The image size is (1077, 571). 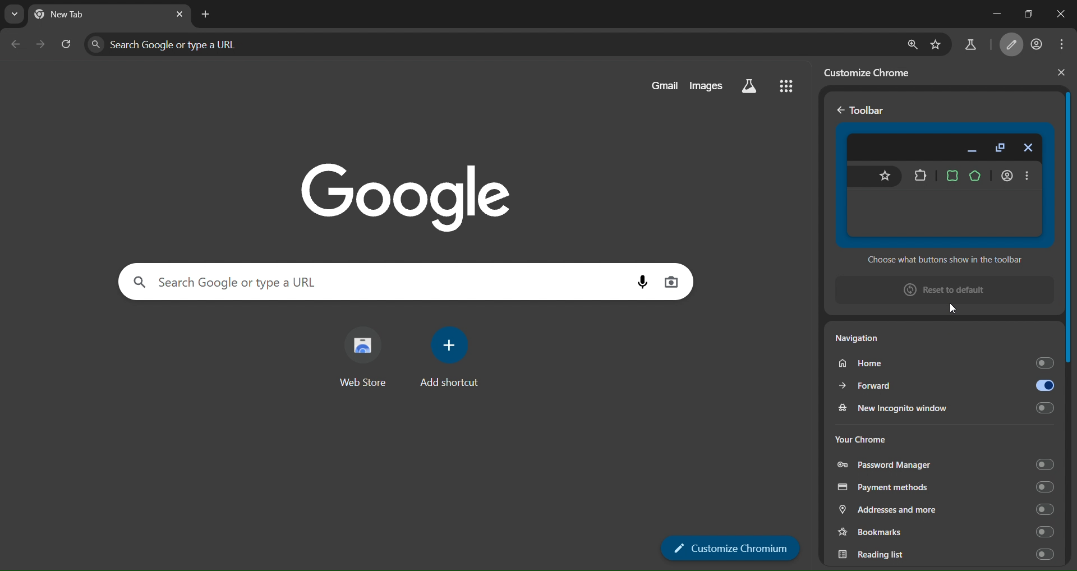 I want to click on your chrome, so click(x=903, y=437).